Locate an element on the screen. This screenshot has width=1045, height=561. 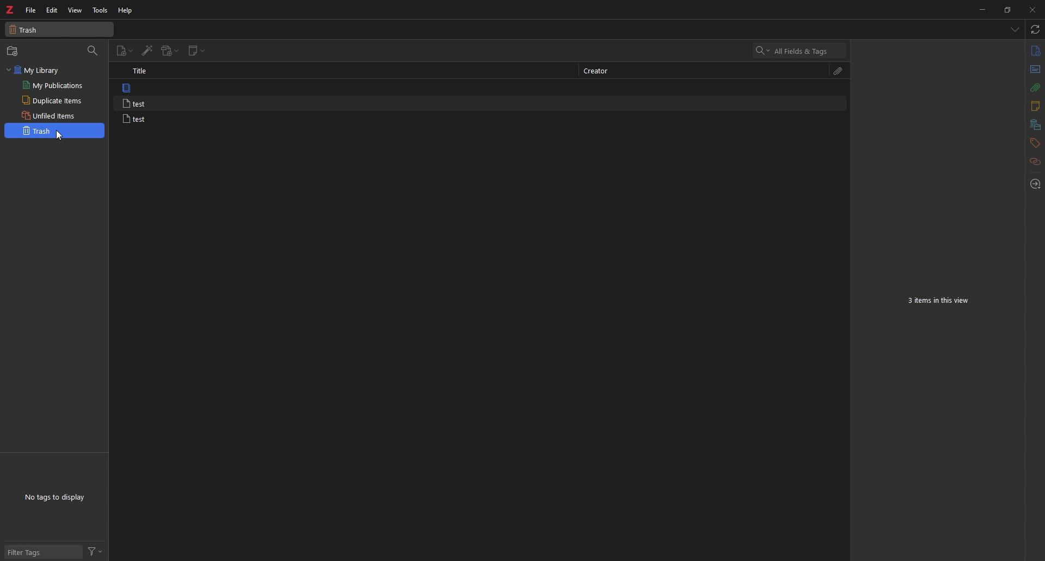
attachments is located at coordinates (839, 71).